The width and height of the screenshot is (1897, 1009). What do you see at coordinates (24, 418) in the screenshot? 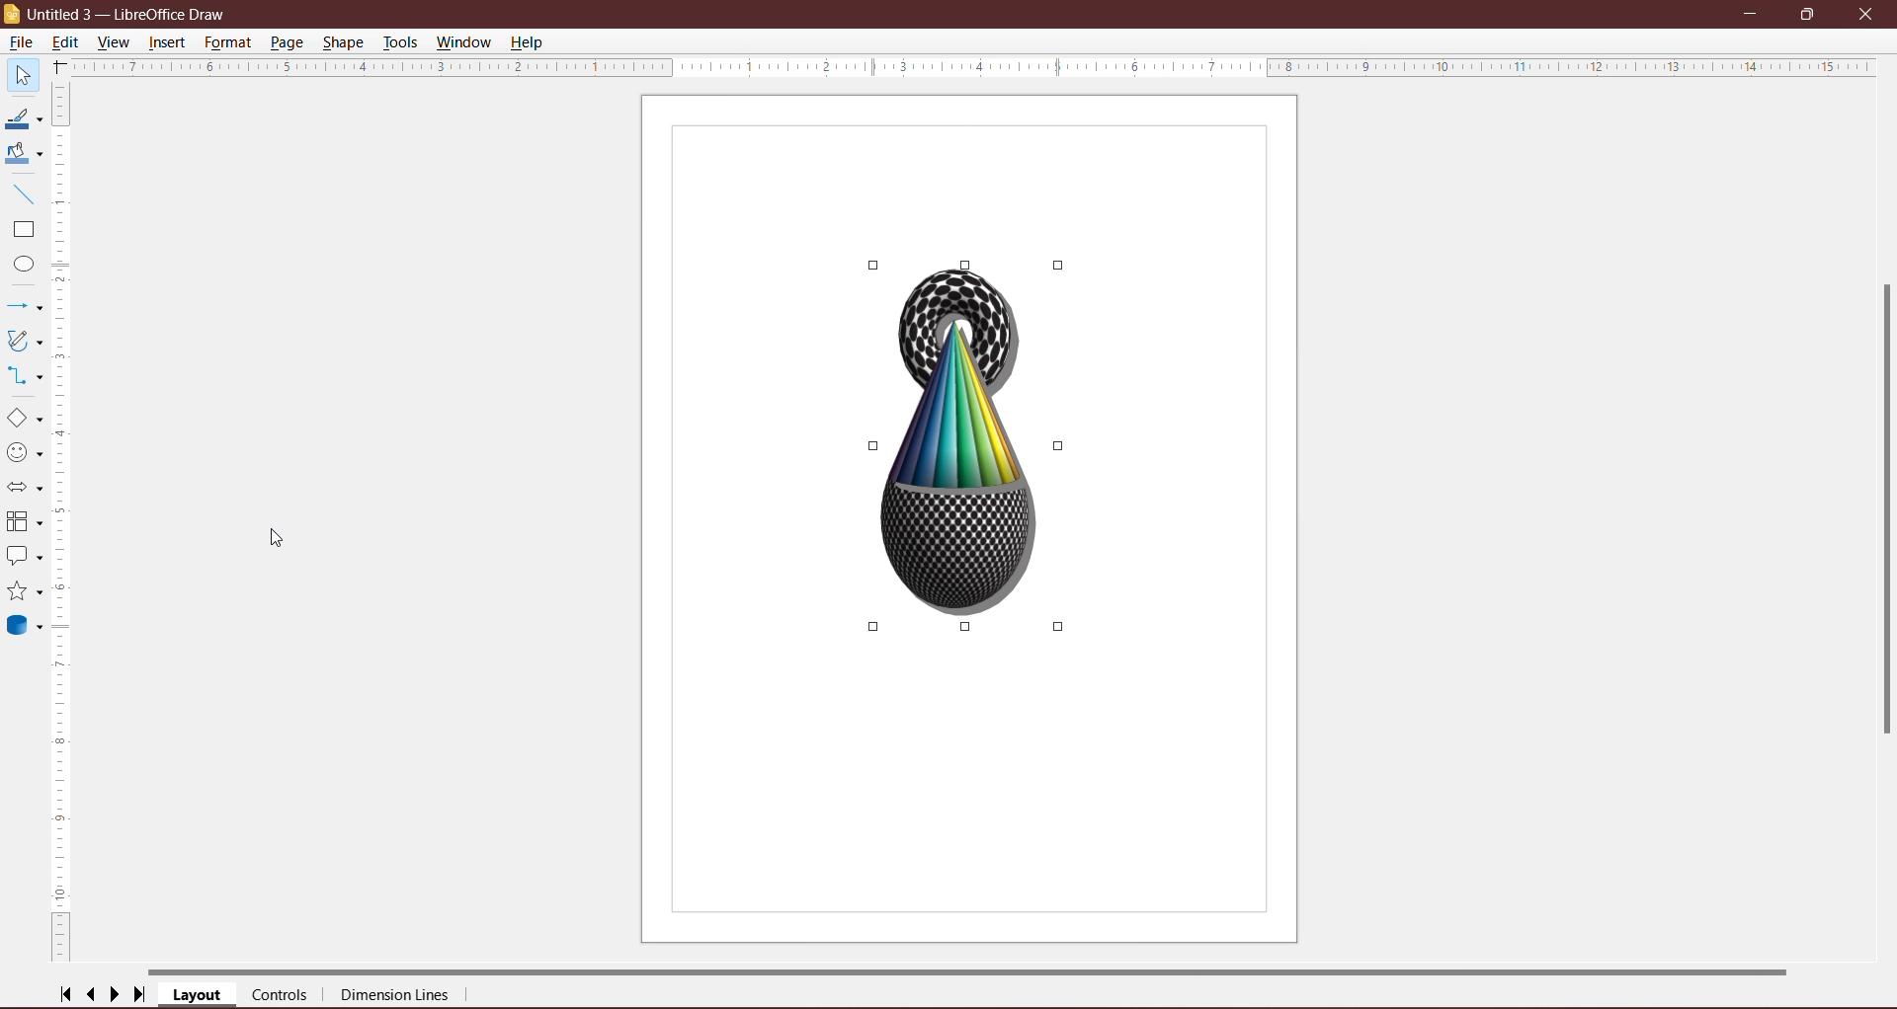
I see `Basic Shapes` at bounding box center [24, 418].